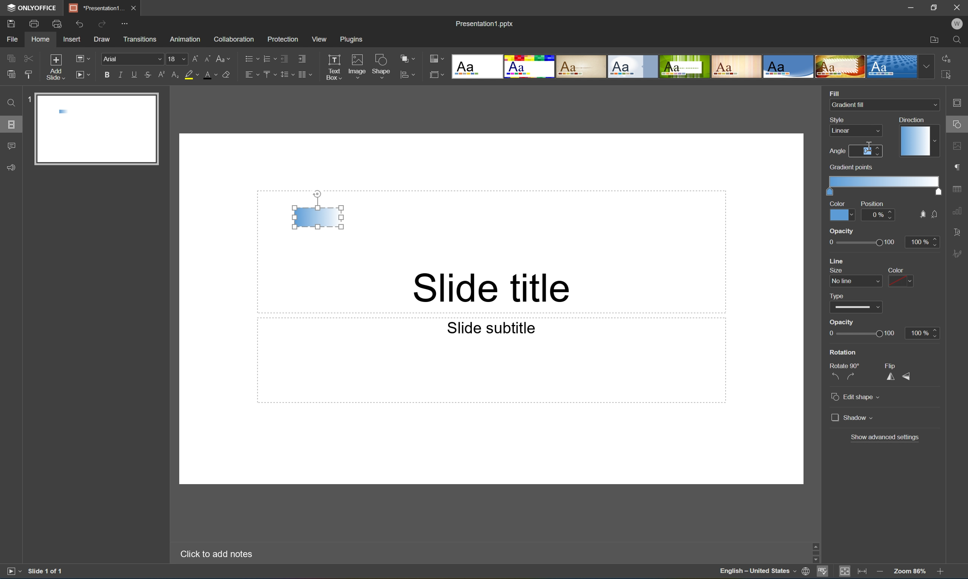 The image size is (968, 579). Describe the element at coordinates (949, 77) in the screenshot. I see `Select all` at that location.